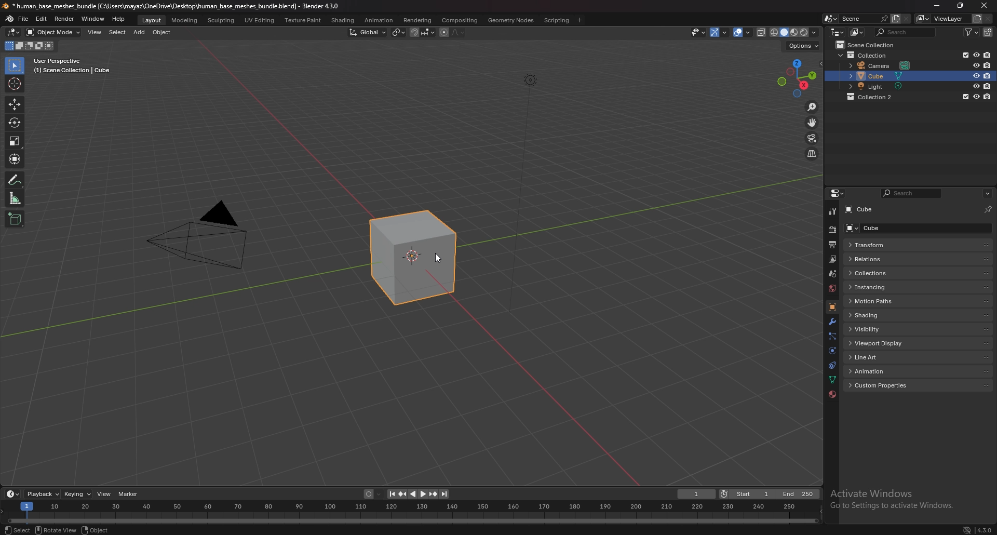  I want to click on instancing, so click(882, 287).